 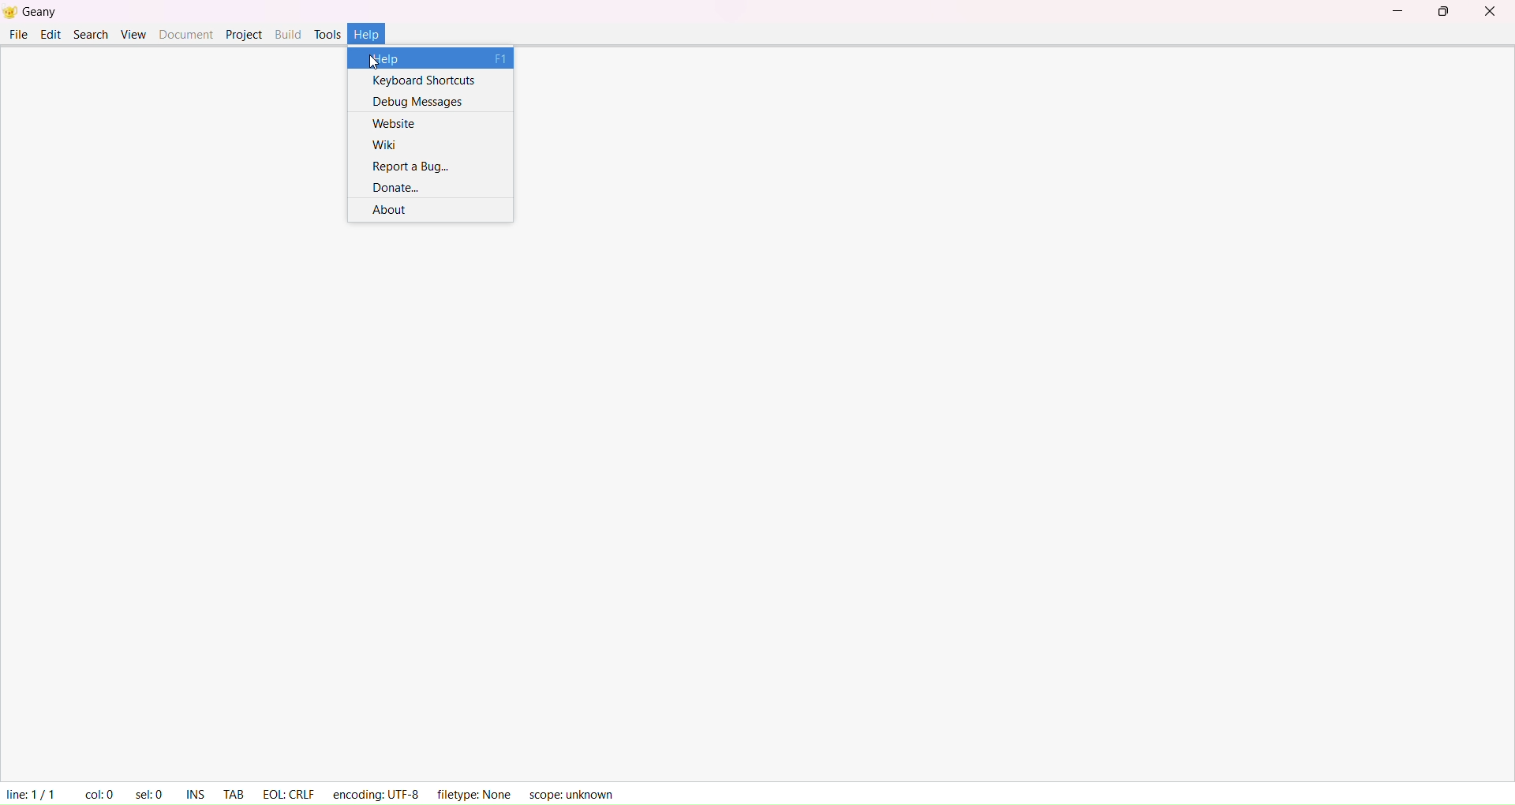 What do you see at coordinates (178, 140) in the screenshot?
I see `coding area` at bounding box center [178, 140].